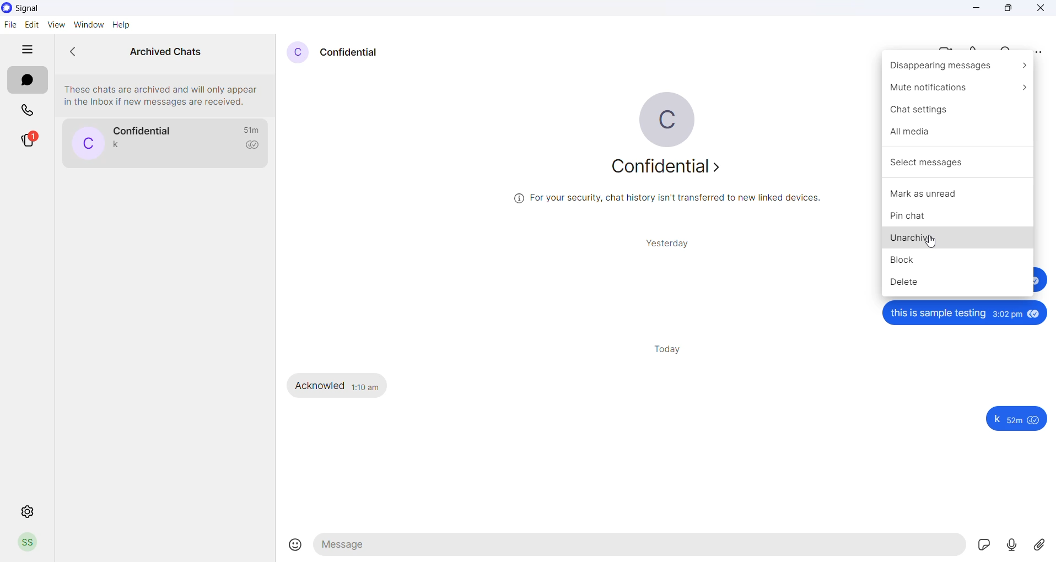 The image size is (1056, 562). I want to click on sticker, so click(982, 544).